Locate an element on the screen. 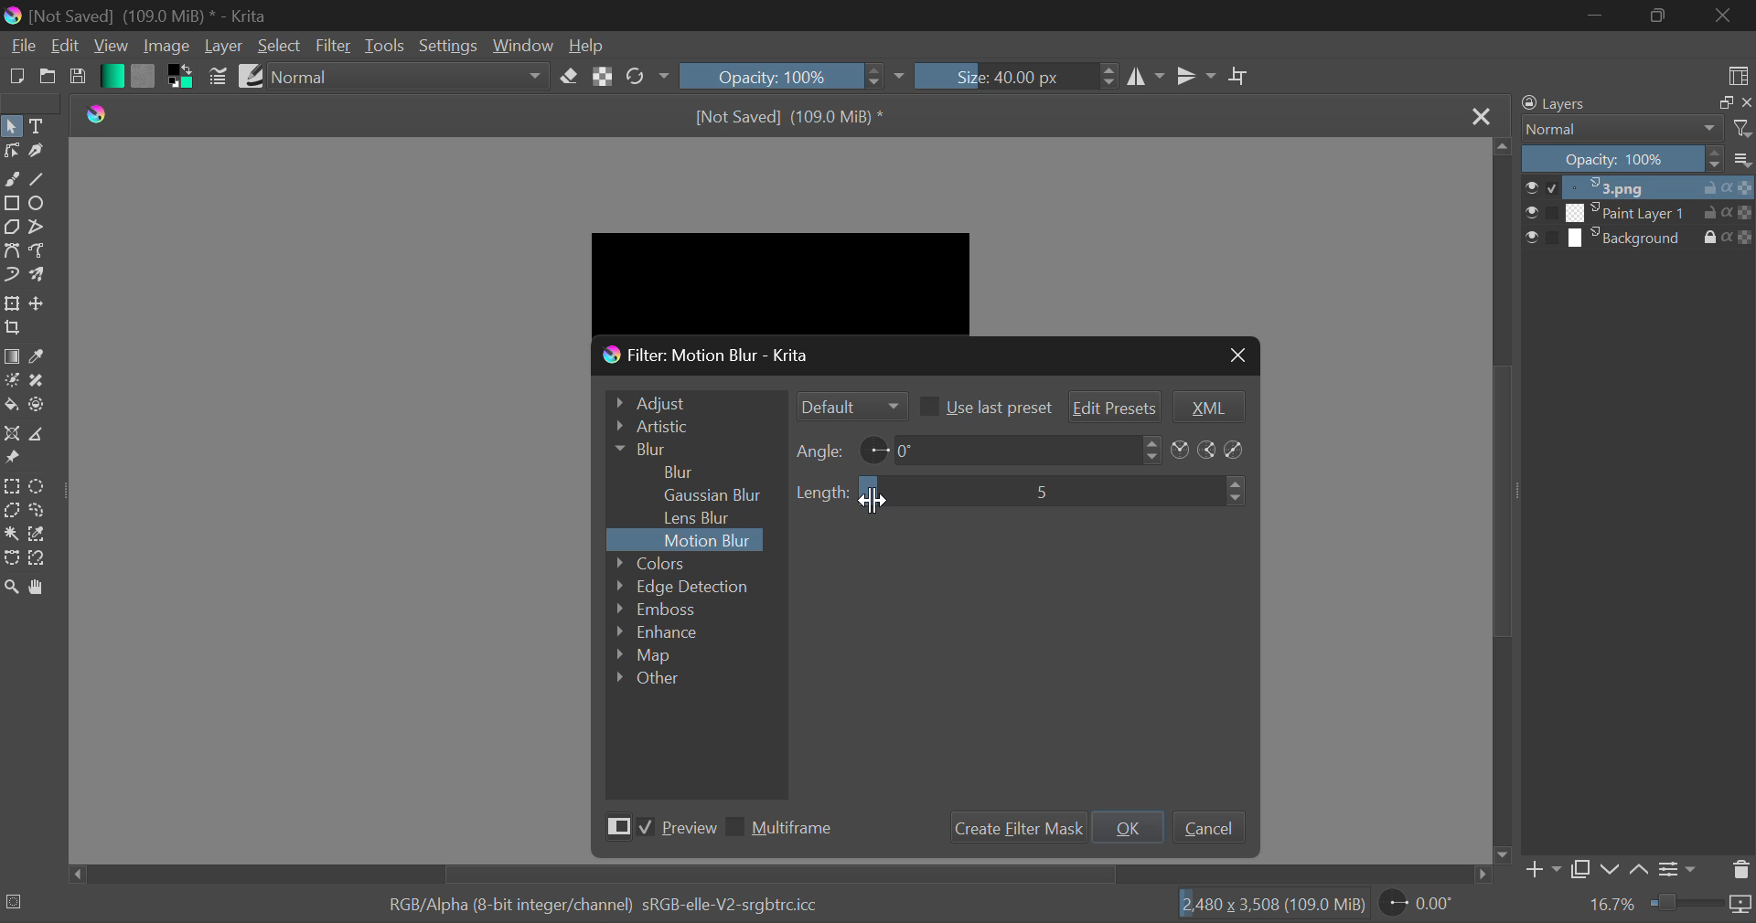  Help is located at coordinates (589, 45).